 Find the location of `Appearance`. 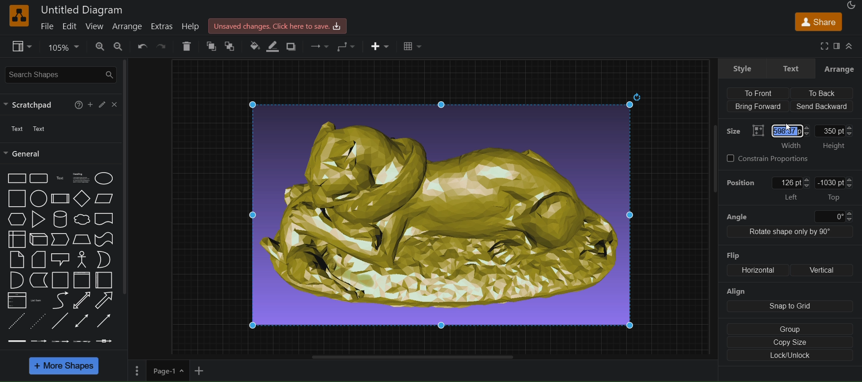

Appearance is located at coordinates (850, 5).